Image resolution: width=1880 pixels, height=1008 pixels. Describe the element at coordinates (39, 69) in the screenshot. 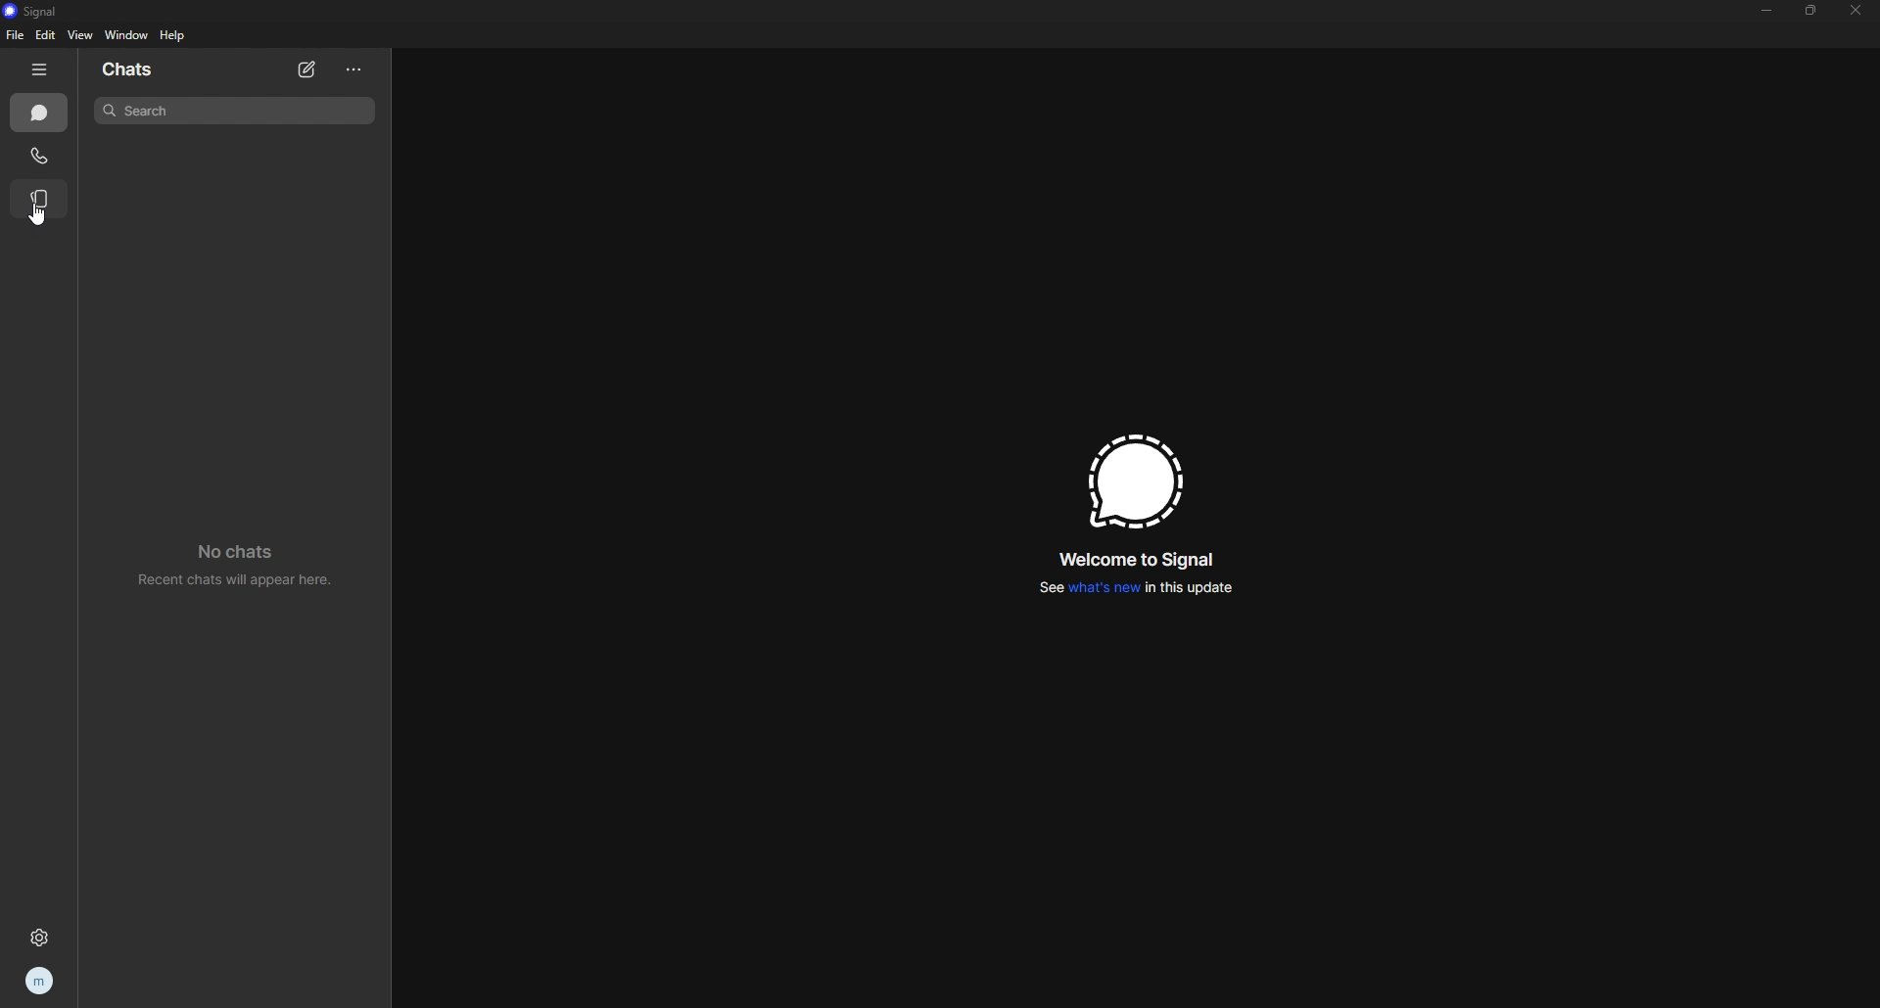

I see `hide tab` at that location.